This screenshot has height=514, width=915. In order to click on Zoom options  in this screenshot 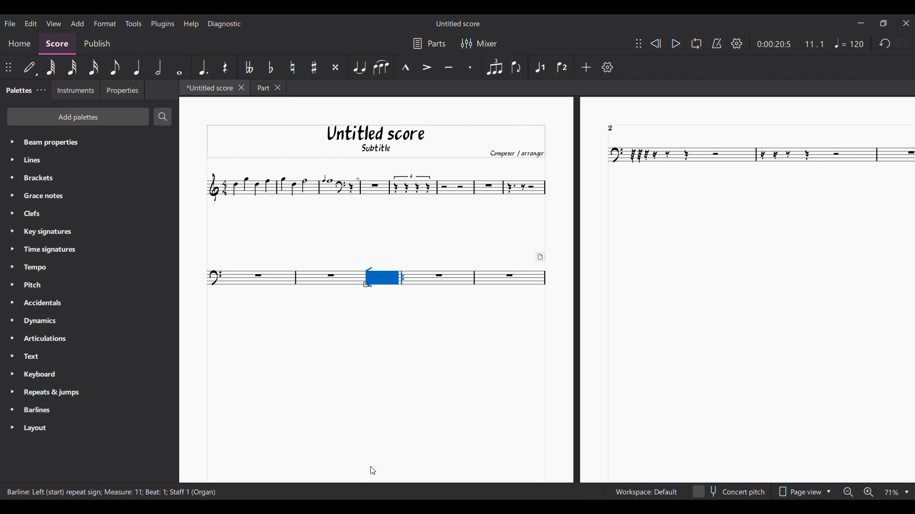, I will do `click(896, 493)`.